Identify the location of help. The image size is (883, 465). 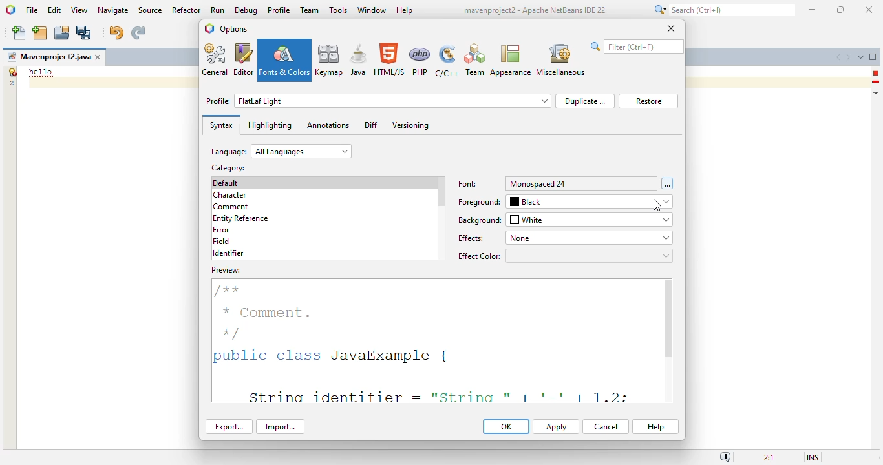
(656, 427).